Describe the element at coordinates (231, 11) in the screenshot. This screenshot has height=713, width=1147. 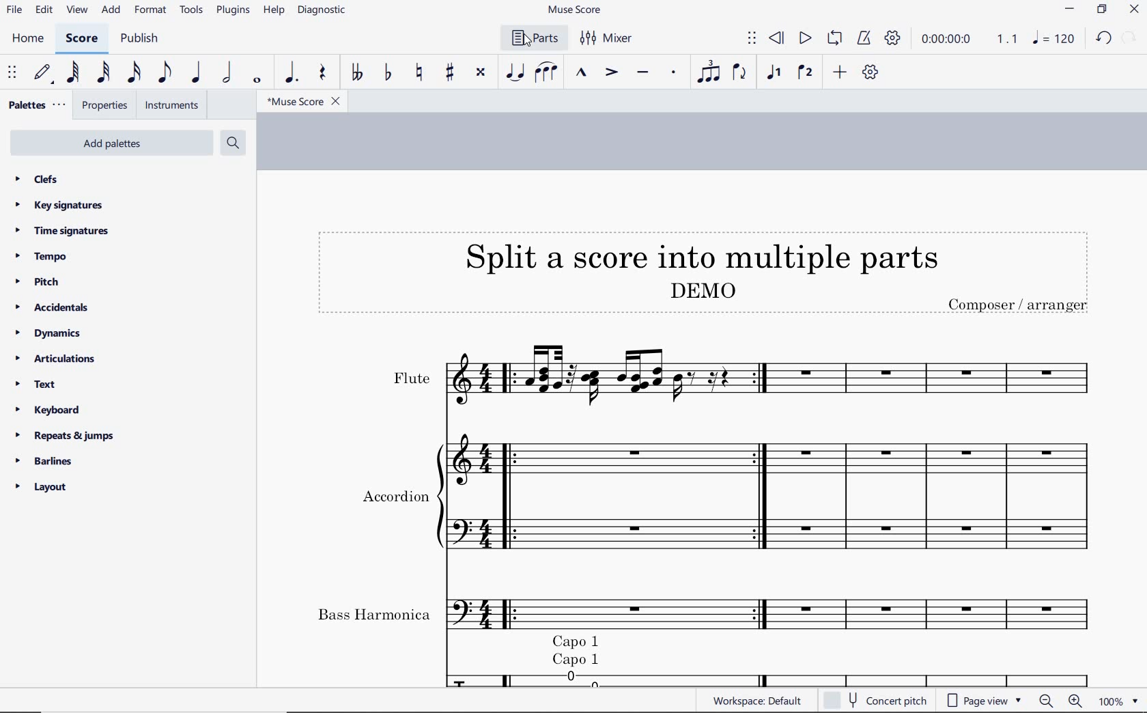
I see `plugins` at that location.